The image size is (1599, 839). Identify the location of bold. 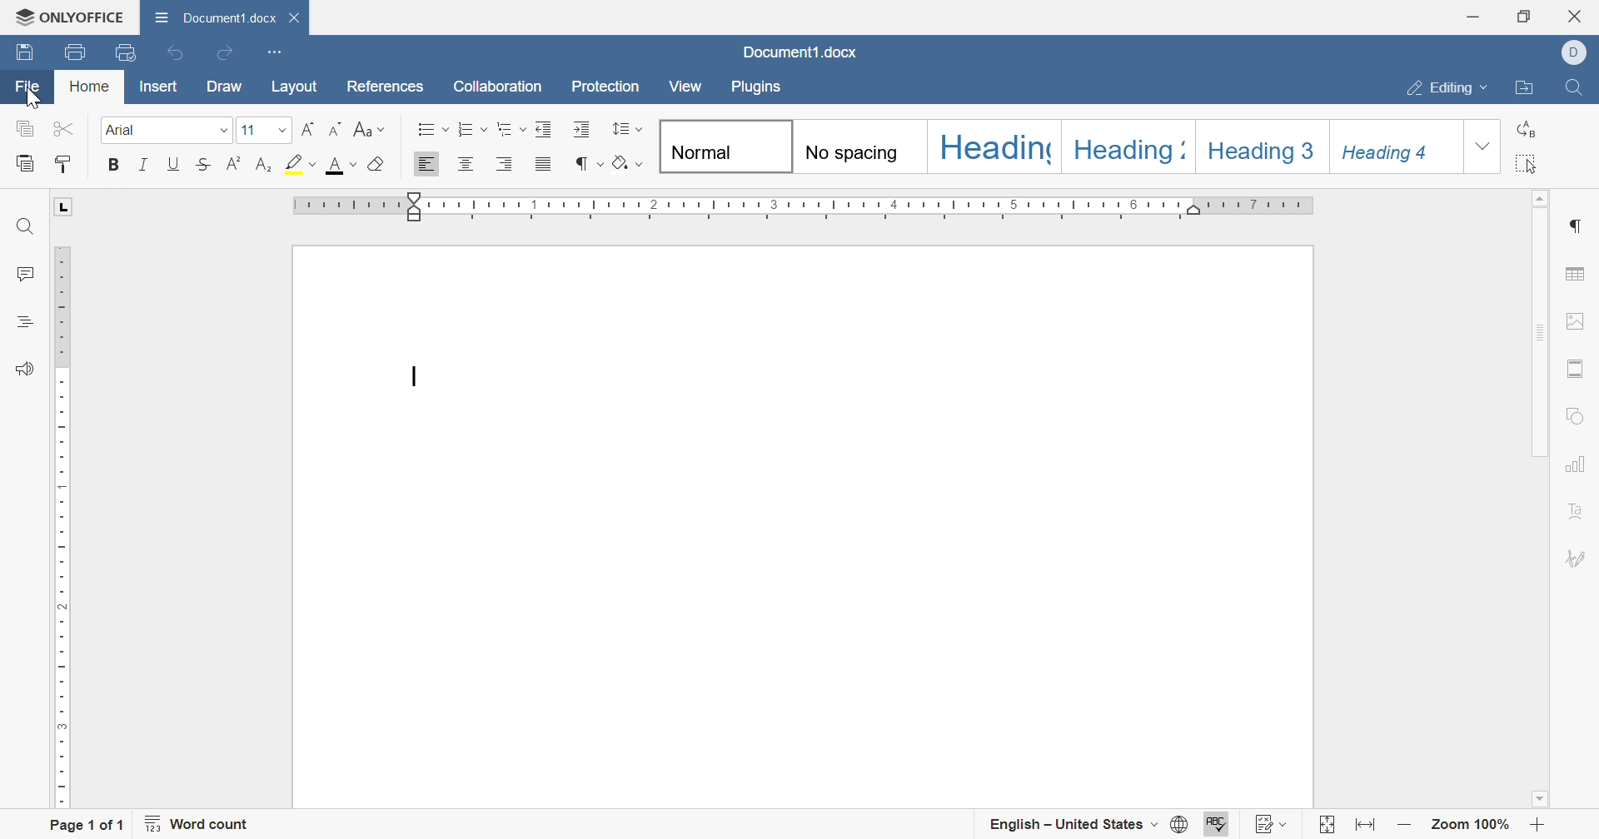
(119, 165).